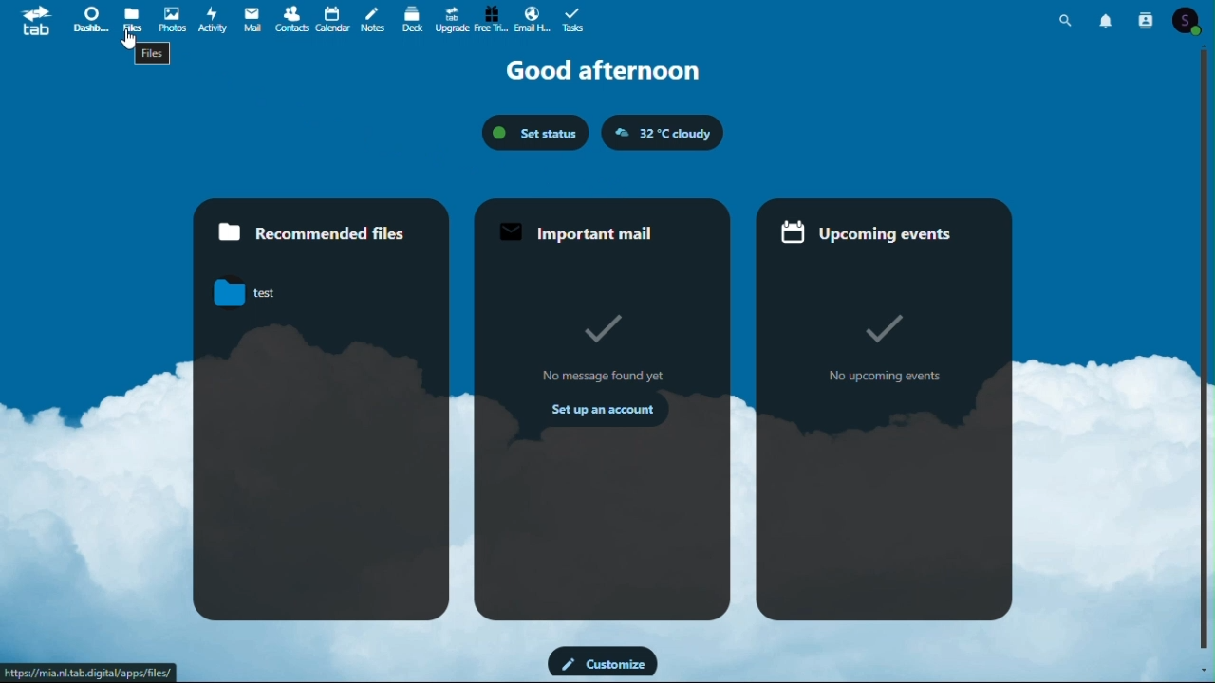  Describe the element at coordinates (491, 19) in the screenshot. I see `free trial` at that location.